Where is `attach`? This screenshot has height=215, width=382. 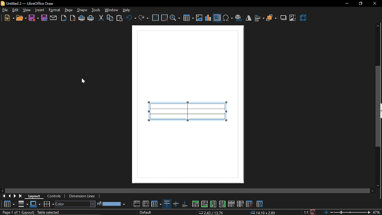 attach is located at coordinates (53, 18).